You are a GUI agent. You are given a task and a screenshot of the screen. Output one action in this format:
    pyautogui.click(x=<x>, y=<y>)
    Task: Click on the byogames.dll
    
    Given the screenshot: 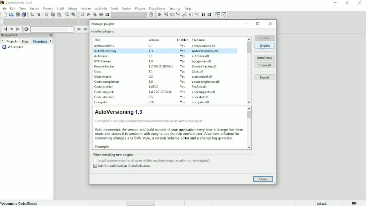 What is the action you would take?
    pyautogui.click(x=202, y=61)
    